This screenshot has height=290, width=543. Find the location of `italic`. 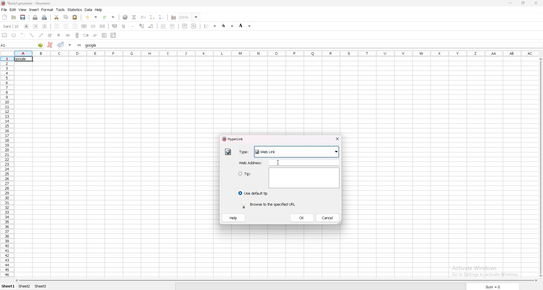

italic is located at coordinates (36, 26).